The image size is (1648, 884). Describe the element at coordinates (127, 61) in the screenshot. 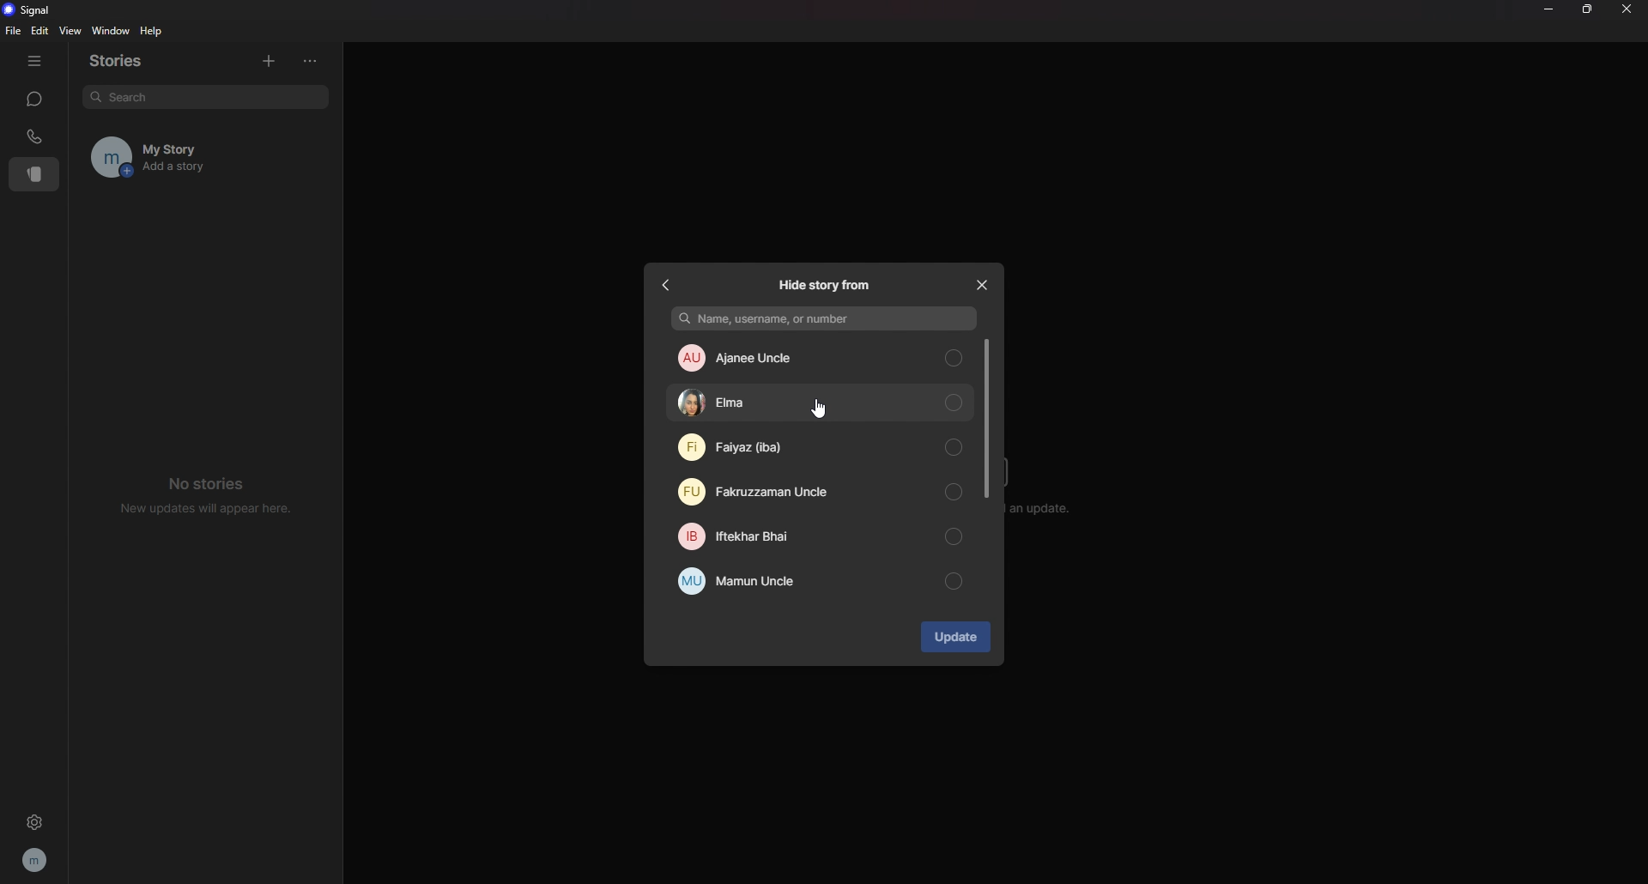

I see `stories` at that location.